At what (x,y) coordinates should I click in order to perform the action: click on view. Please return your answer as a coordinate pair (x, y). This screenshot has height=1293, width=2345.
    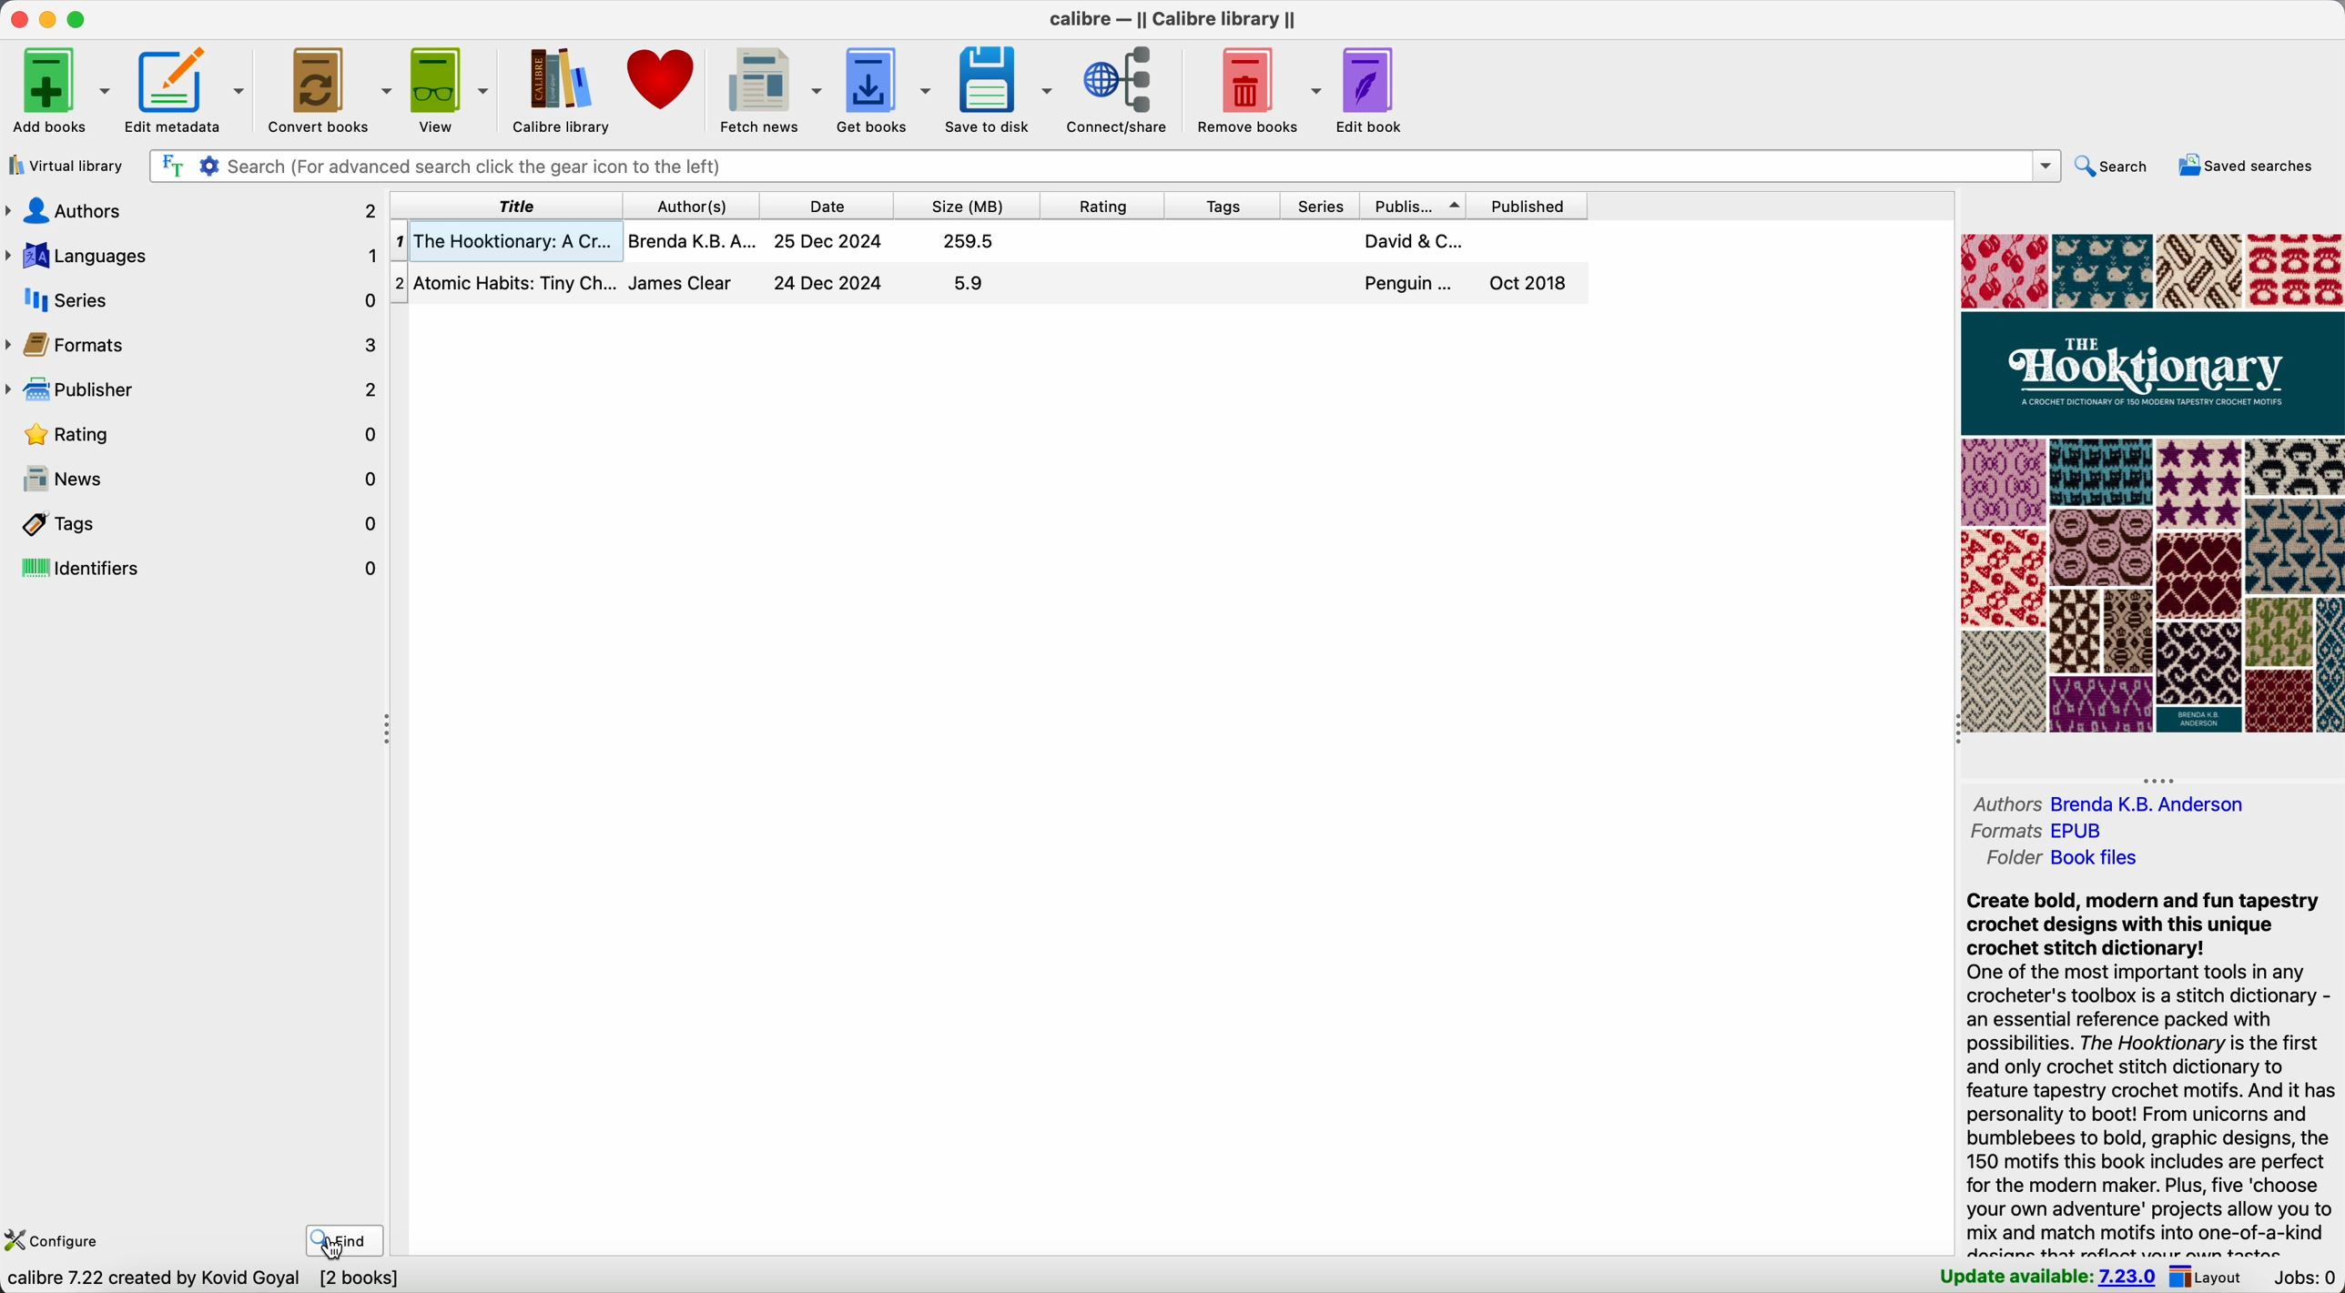
    Looking at the image, I should click on (452, 86).